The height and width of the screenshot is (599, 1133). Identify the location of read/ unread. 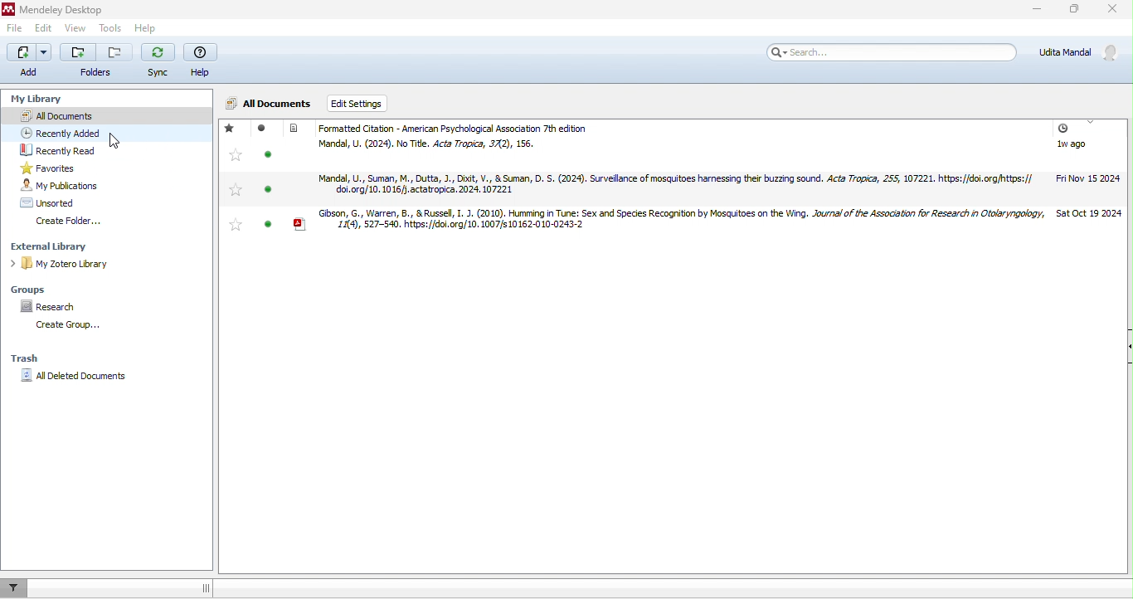
(263, 129).